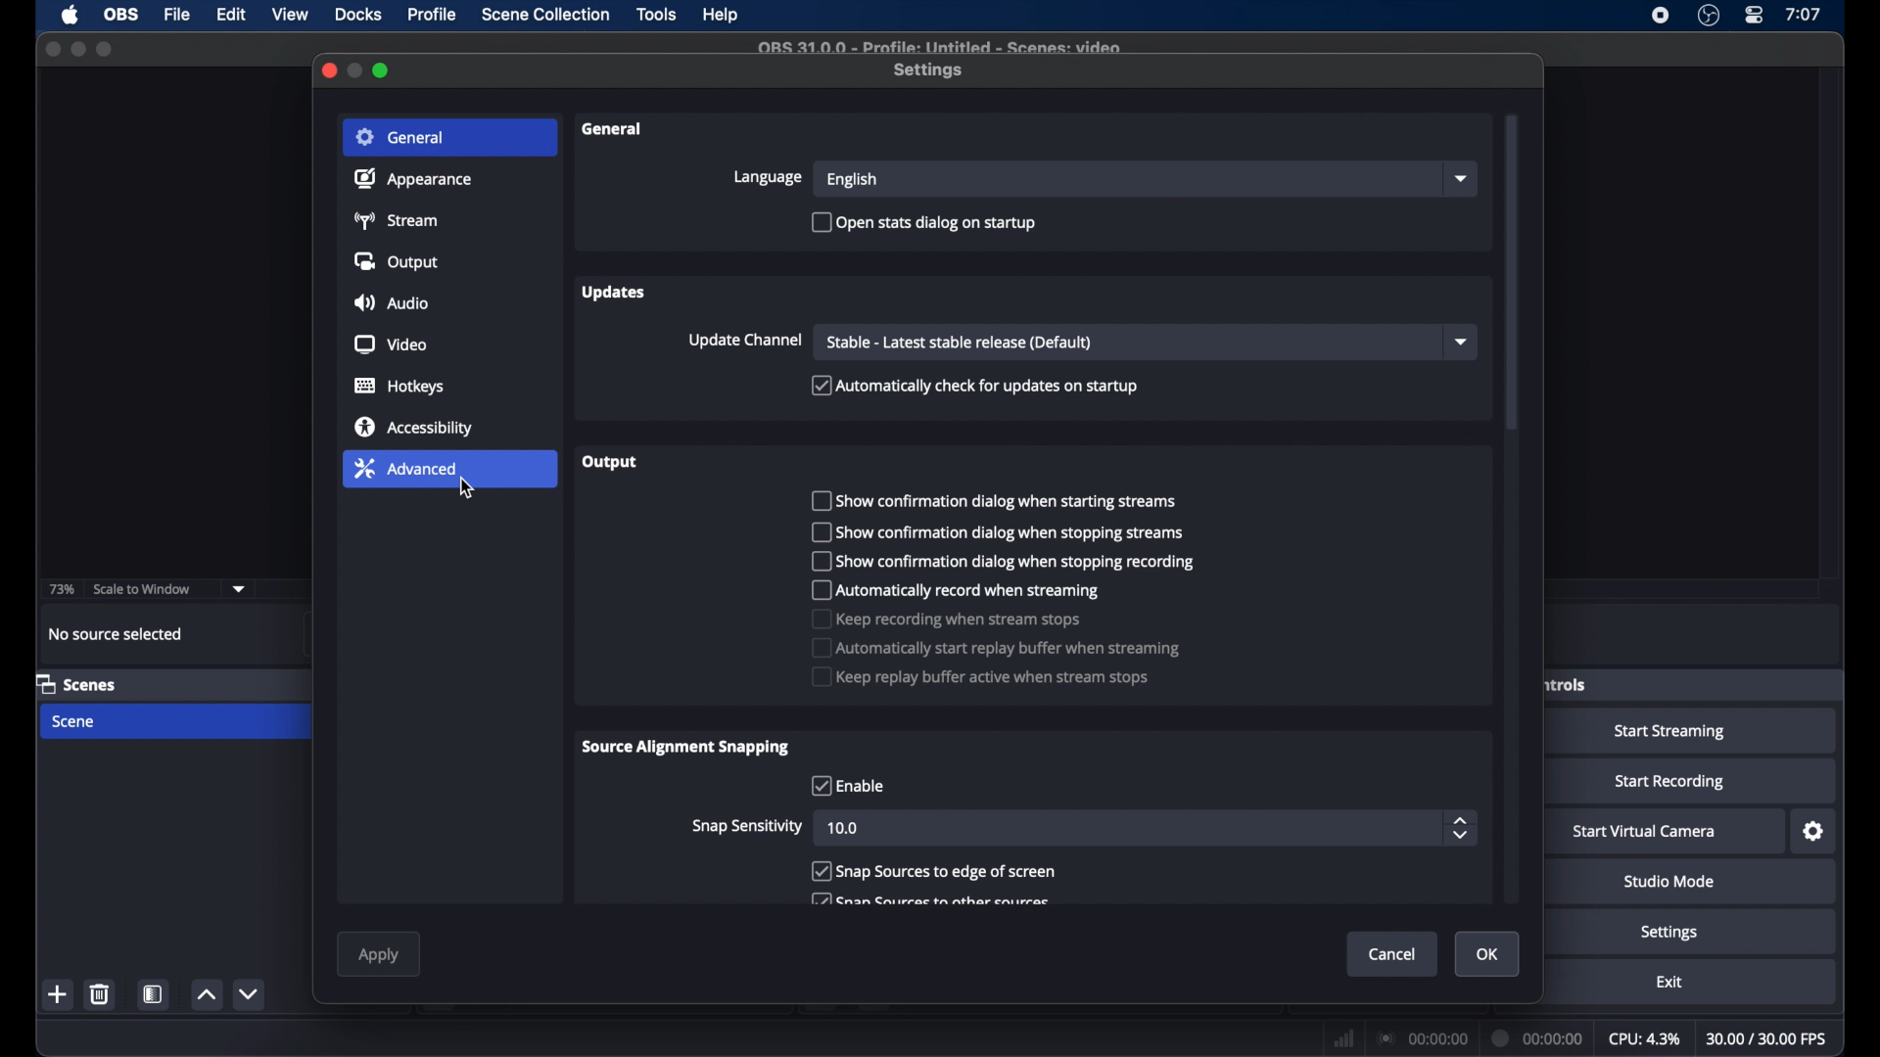  I want to click on decrement, so click(249, 993).